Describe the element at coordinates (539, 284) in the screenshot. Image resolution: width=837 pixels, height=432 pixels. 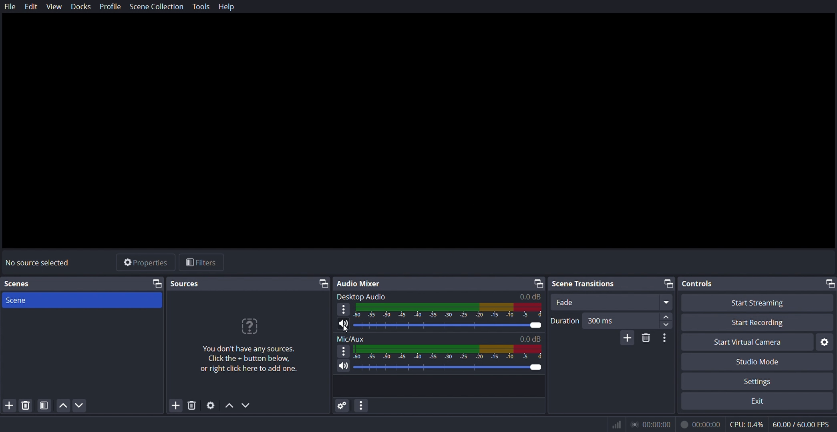
I see `restore` at that location.